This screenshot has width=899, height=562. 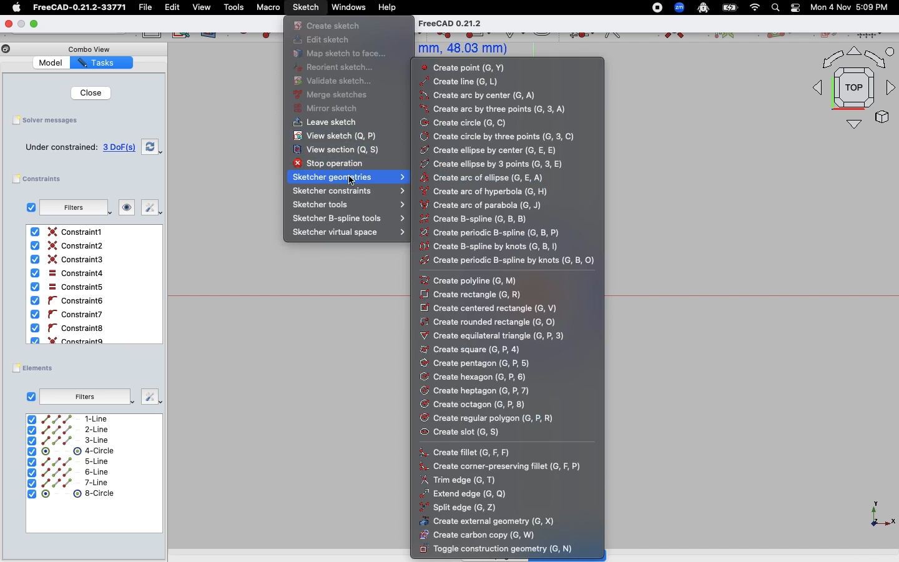 I want to click on Combo View, so click(x=89, y=49).